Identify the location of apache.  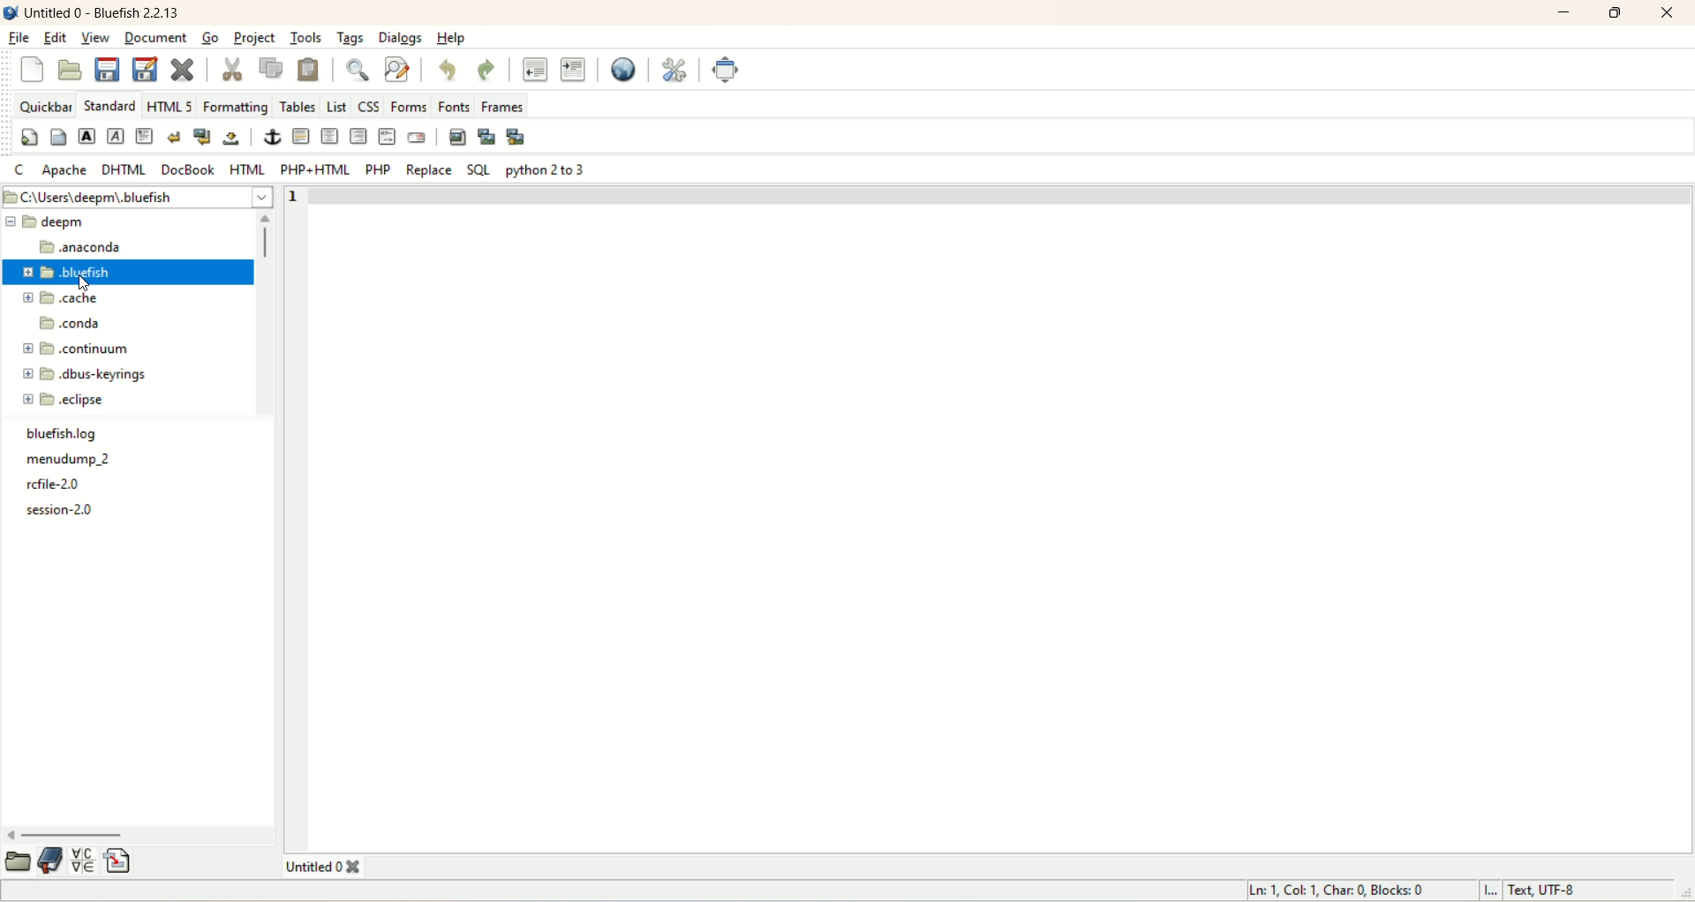
(64, 171).